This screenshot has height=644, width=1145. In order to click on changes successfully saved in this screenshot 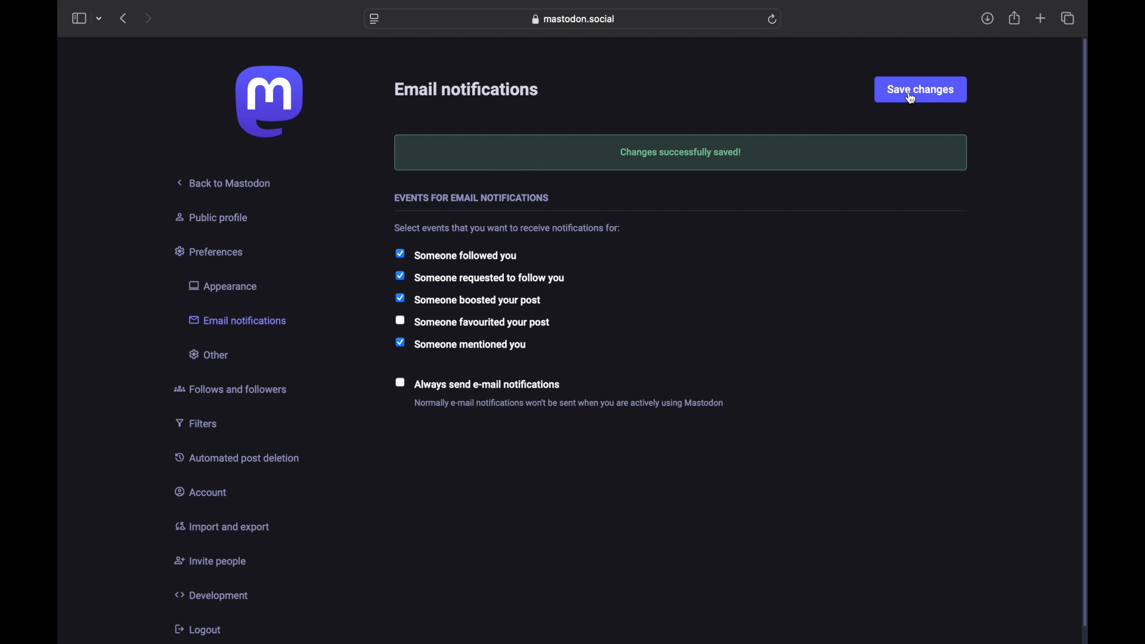, I will do `click(680, 153)`.